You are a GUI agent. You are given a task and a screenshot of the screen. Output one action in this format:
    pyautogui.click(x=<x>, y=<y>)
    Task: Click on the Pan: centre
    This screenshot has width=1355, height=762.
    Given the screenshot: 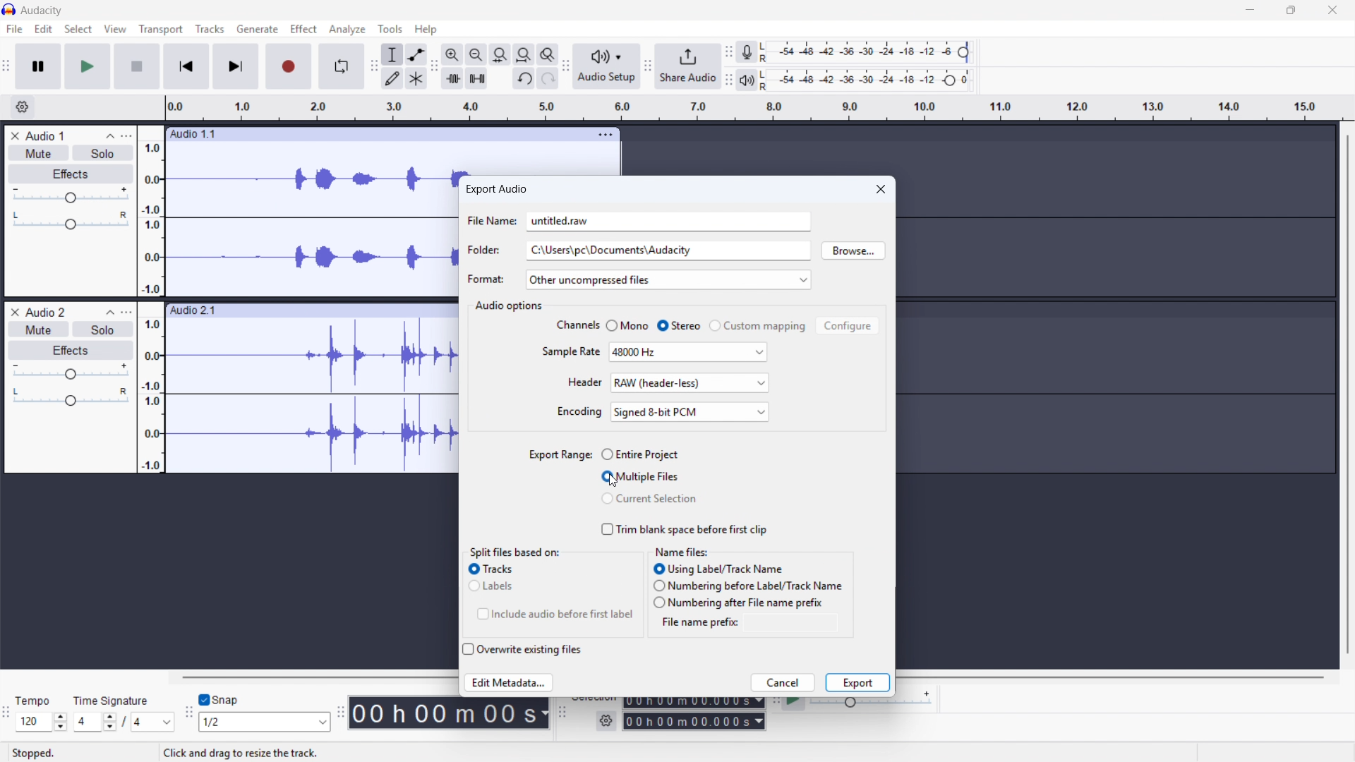 What is the action you would take?
    pyautogui.click(x=71, y=398)
    